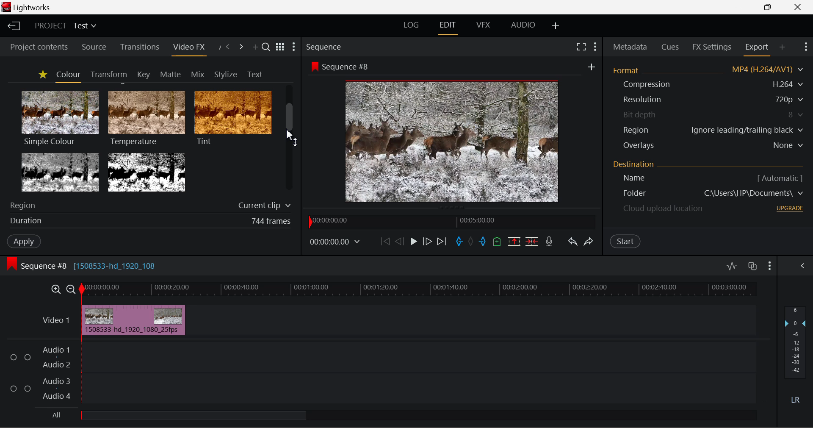 The image size is (813, 428). I want to click on Search, so click(267, 48).